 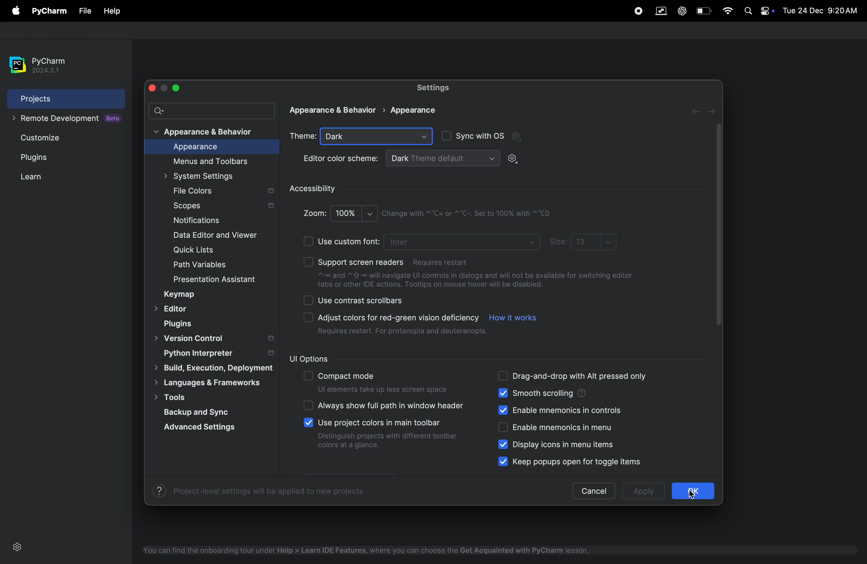 I want to click on project level setings, so click(x=260, y=491).